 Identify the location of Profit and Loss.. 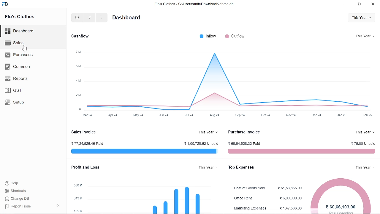
(84, 167).